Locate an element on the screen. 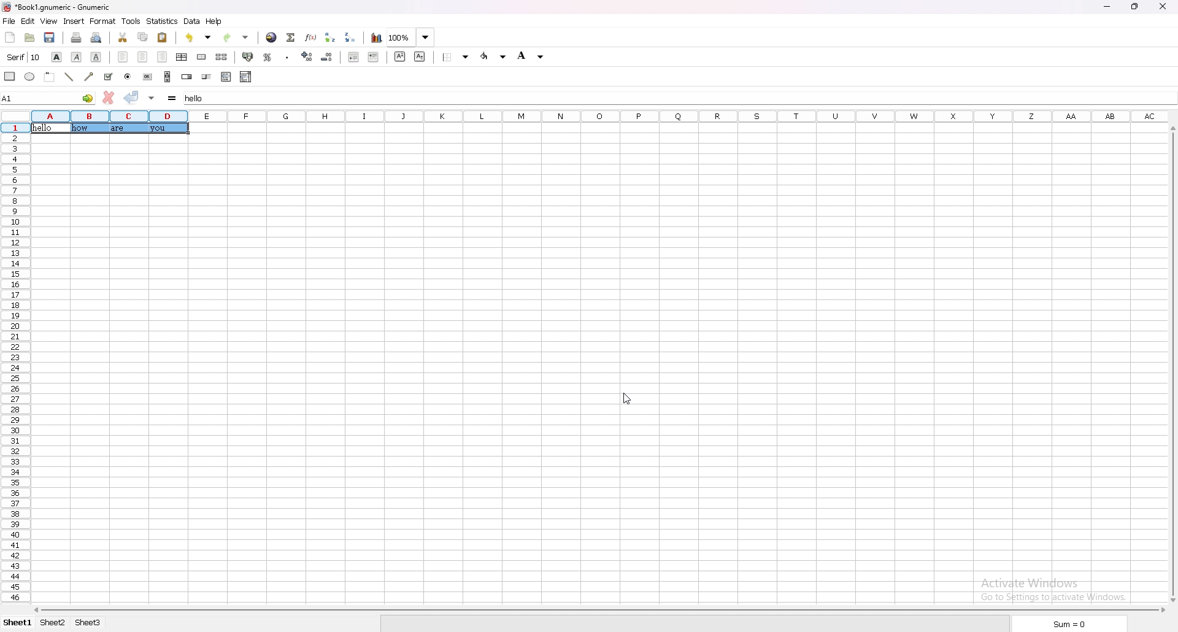 Image resolution: width=1178 pixels, height=632 pixels. insert is located at coordinates (75, 20).